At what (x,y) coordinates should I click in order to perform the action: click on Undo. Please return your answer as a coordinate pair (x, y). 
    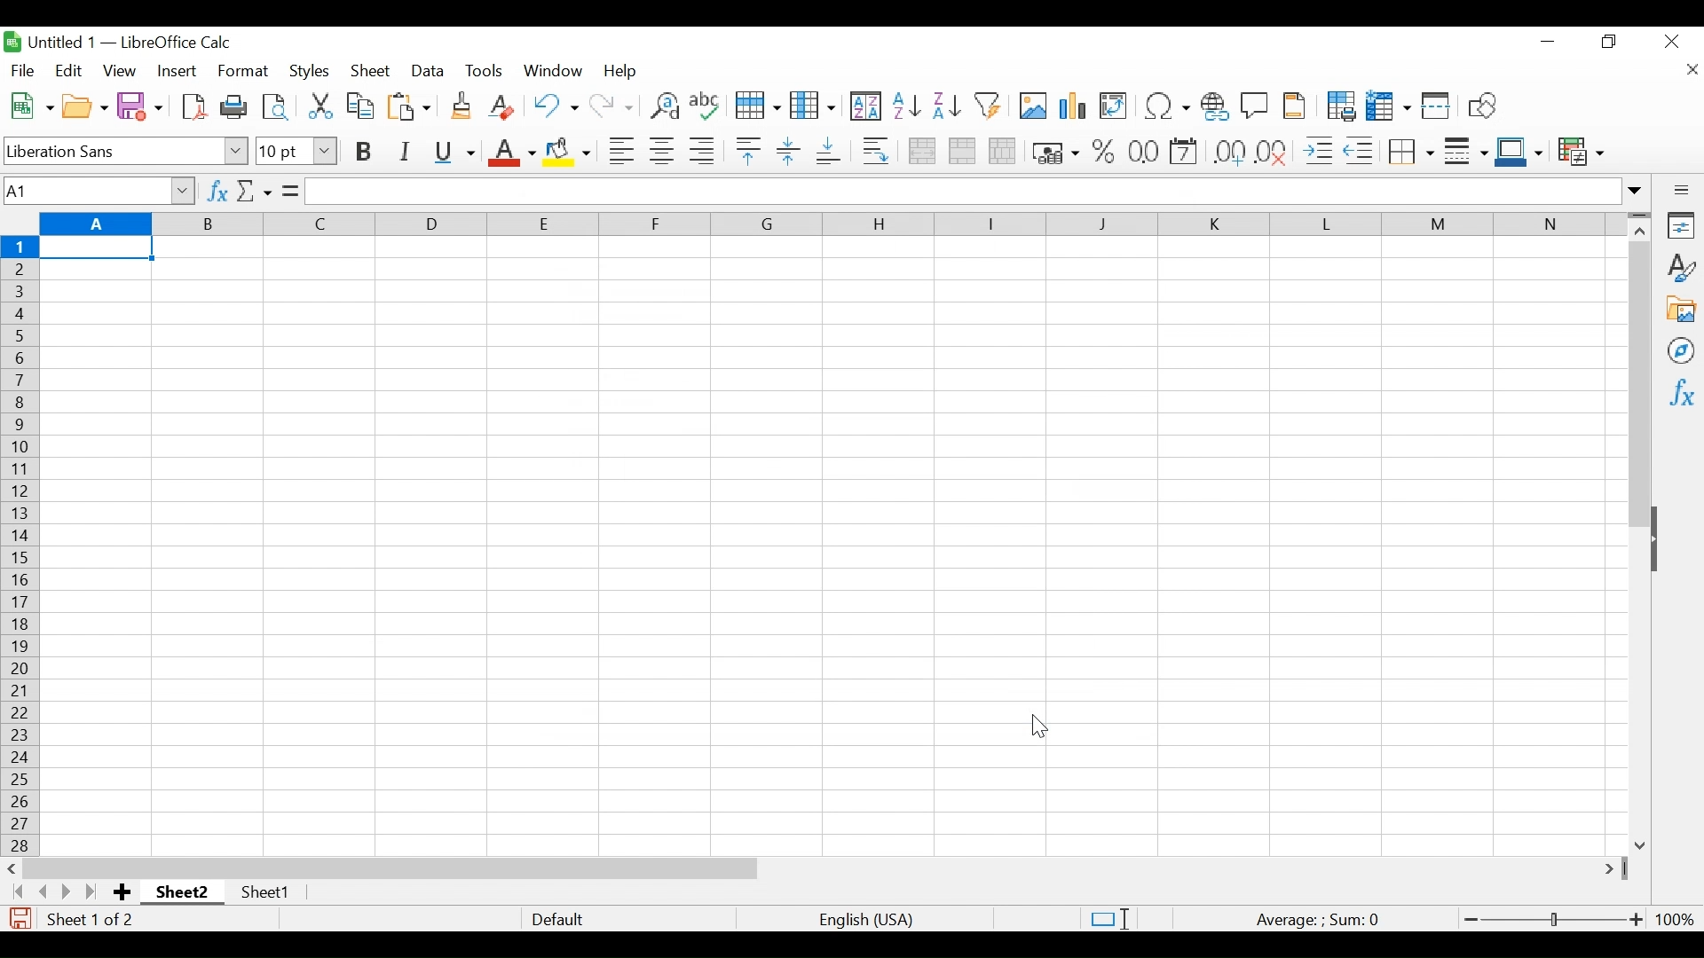
    Looking at the image, I should click on (555, 106).